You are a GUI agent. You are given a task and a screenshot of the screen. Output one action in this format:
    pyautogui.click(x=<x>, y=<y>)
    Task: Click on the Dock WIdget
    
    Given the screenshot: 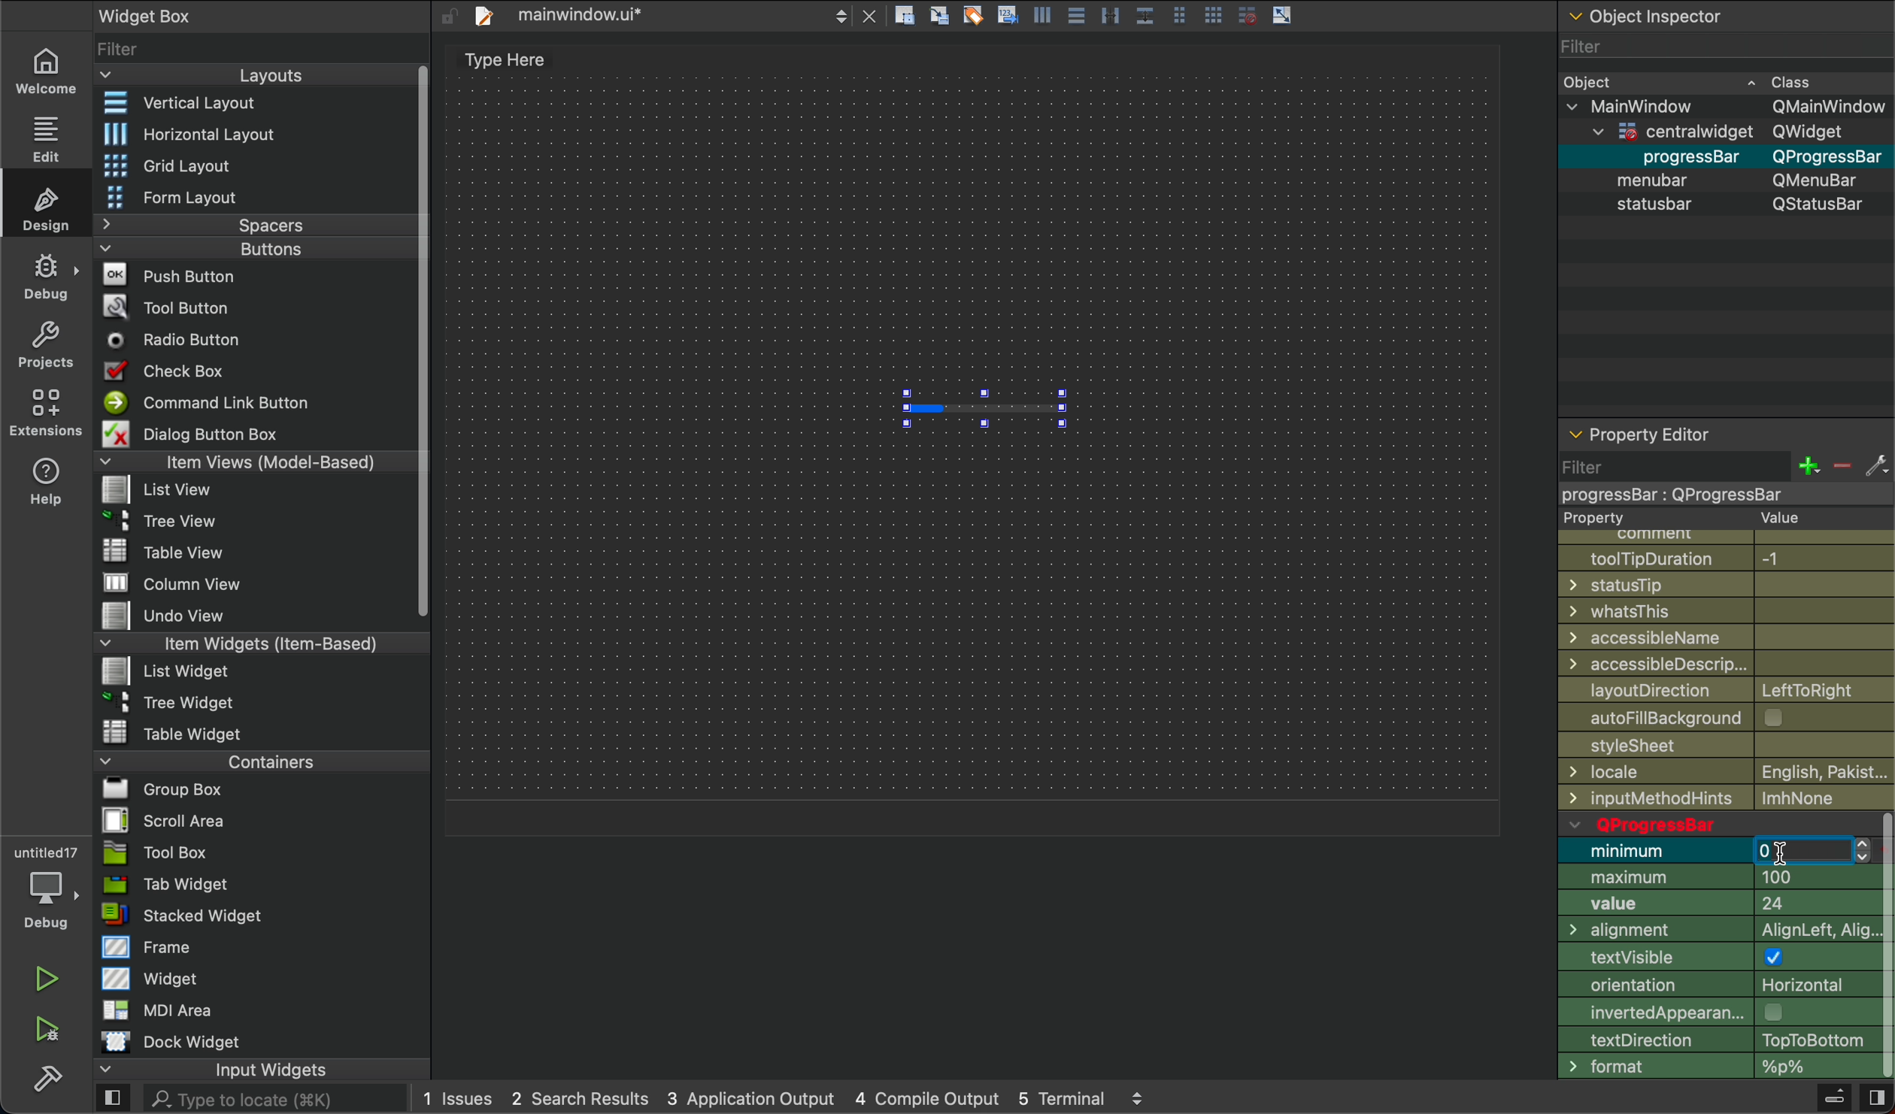 What is the action you would take?
    pyautogui.click(x=171, y=1042)
    